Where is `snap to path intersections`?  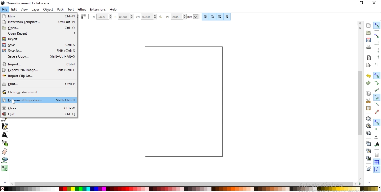 snap to path intersections is located at coordinates (377, 90).